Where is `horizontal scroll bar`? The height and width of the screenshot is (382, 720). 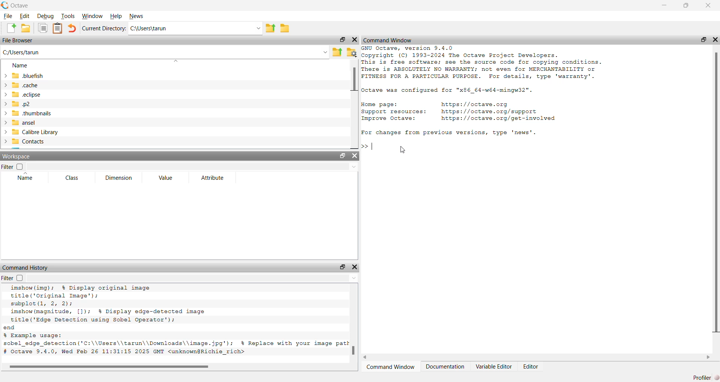
horizontal scroll bar is located at coordinates (175, 367).